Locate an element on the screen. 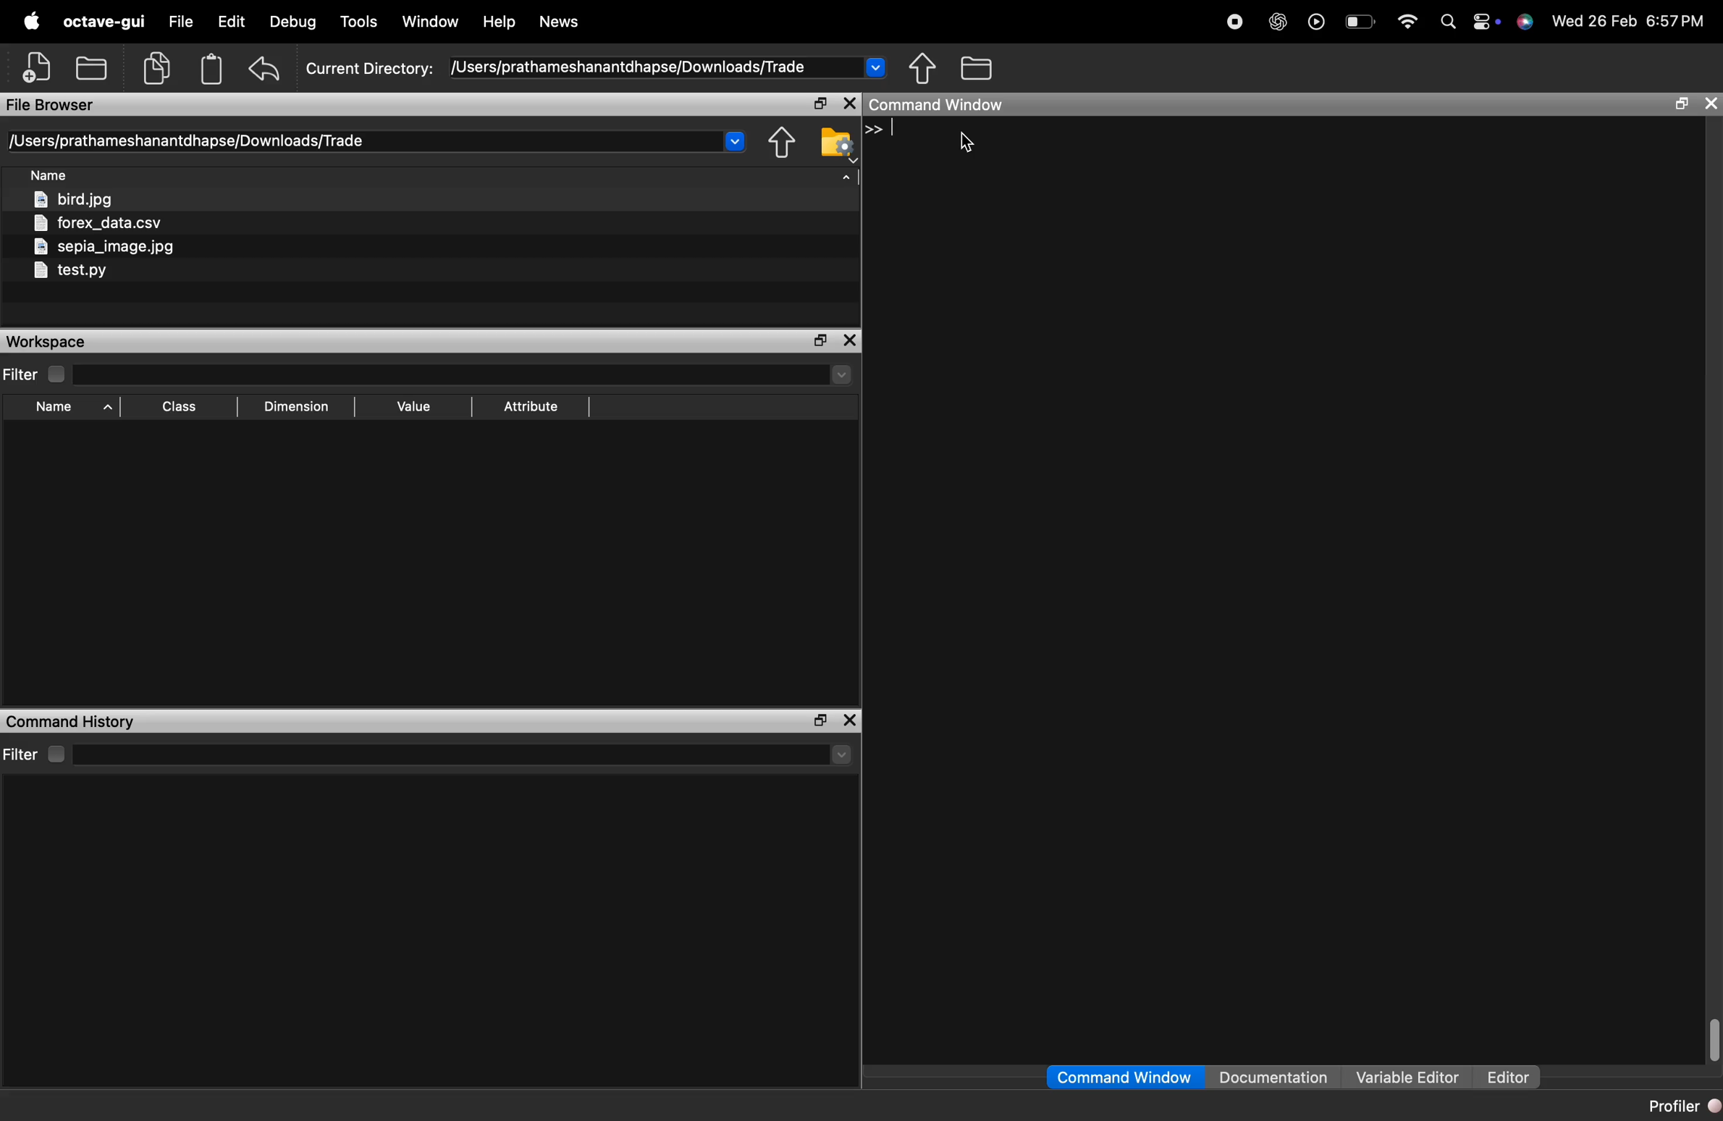  time and date is located at coordinates (1633, 22).